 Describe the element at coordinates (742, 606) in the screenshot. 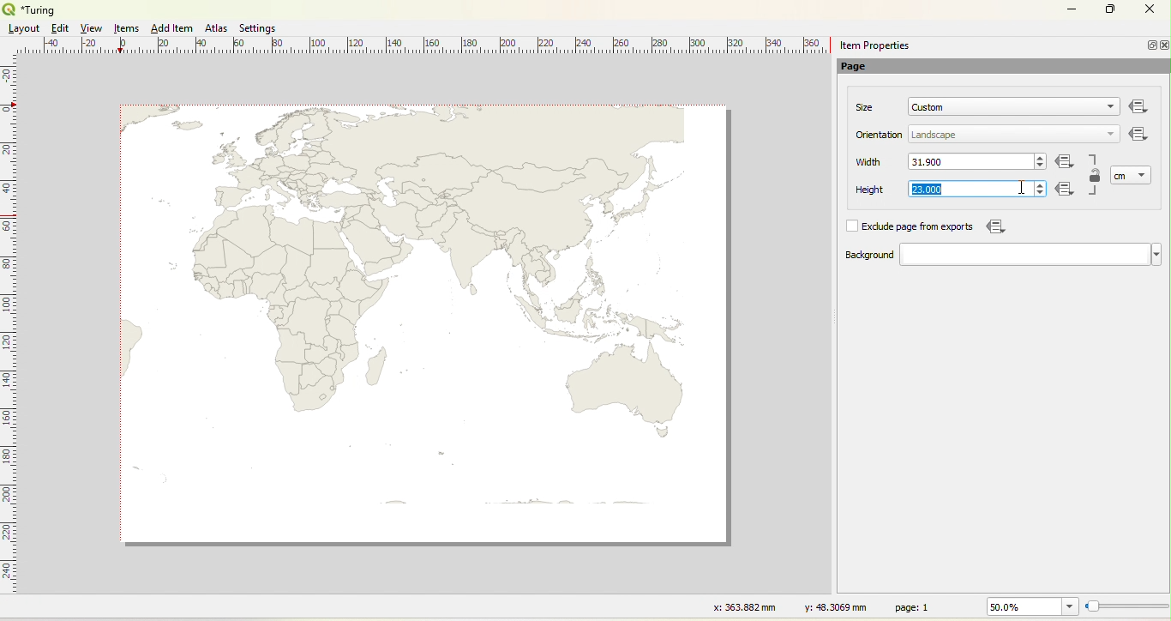

I see `x: 363.882 mm` at that location.